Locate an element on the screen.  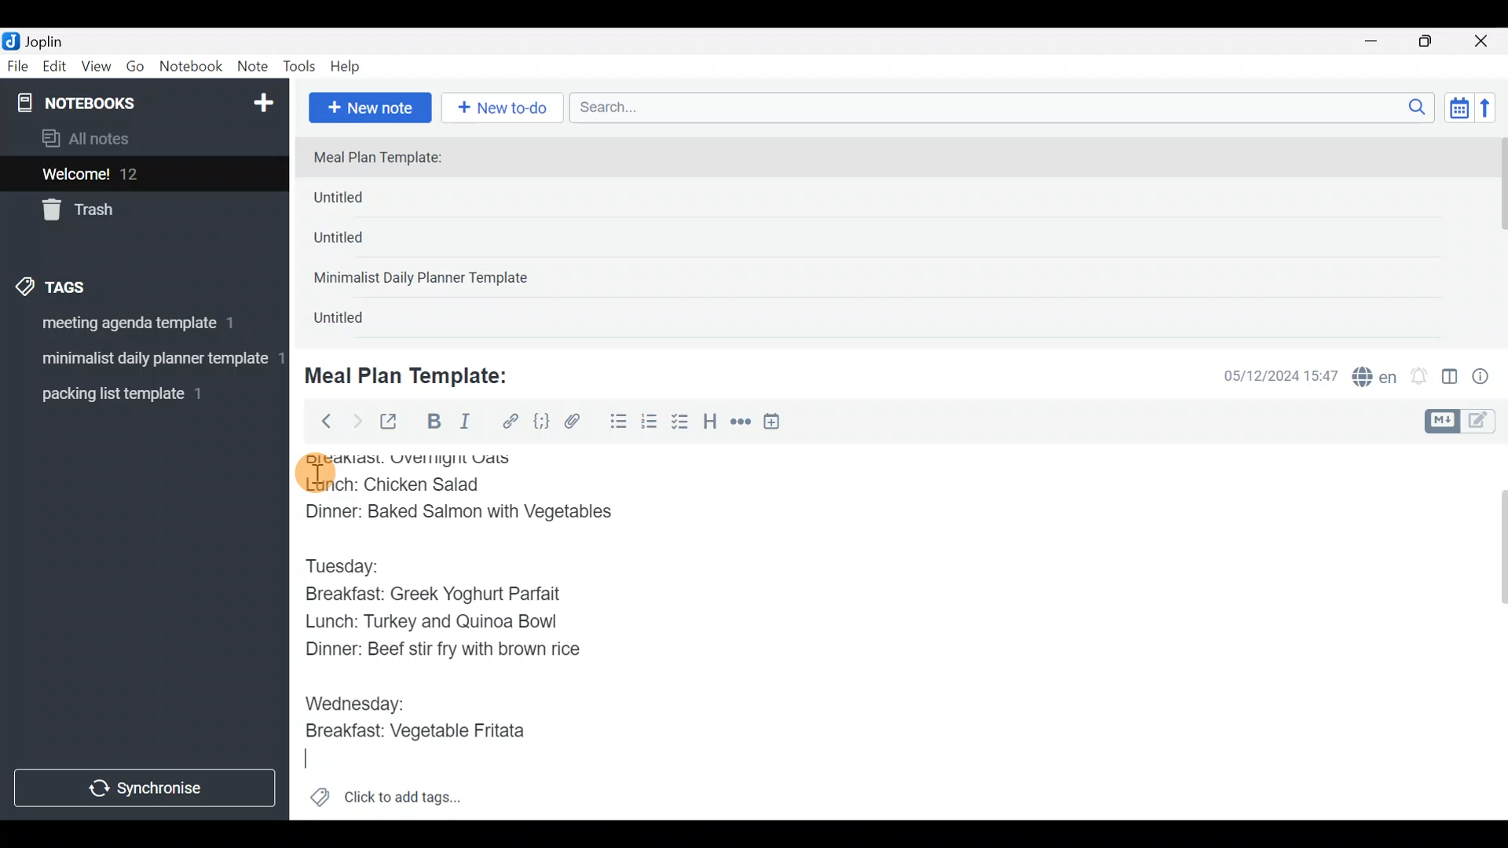
Toggle editors is located at coordinates (1464, 419).